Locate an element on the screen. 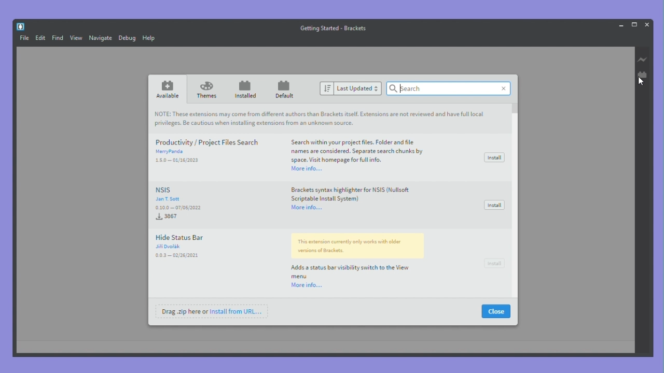  hide status bar is located at coordinates (197, 238).